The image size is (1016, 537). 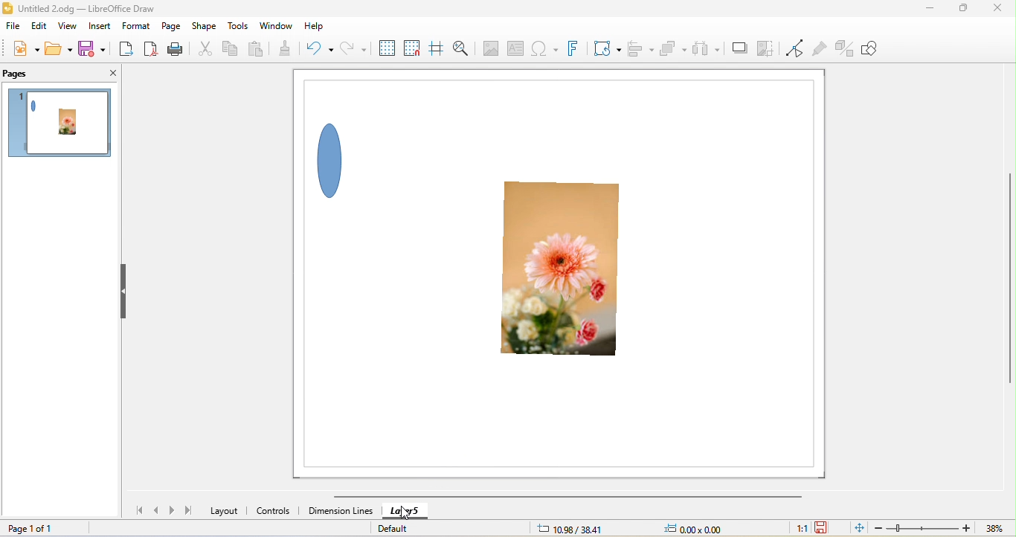 What do you see at coordinates (206, 25) in the screenshot?
I see `shape ` at bounding box center [206, 25].